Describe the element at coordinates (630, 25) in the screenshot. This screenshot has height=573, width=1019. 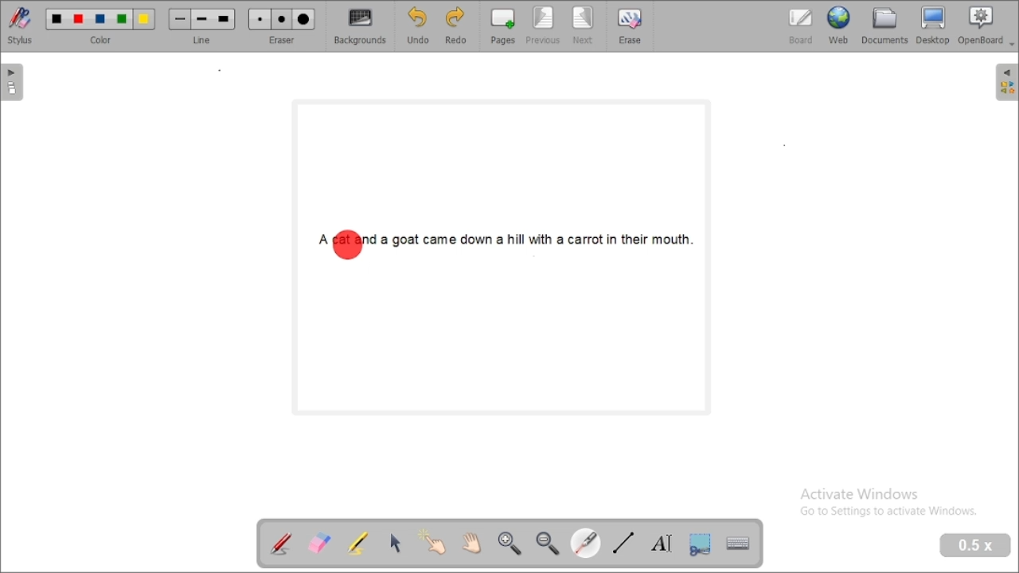
I see `erase` at that location.